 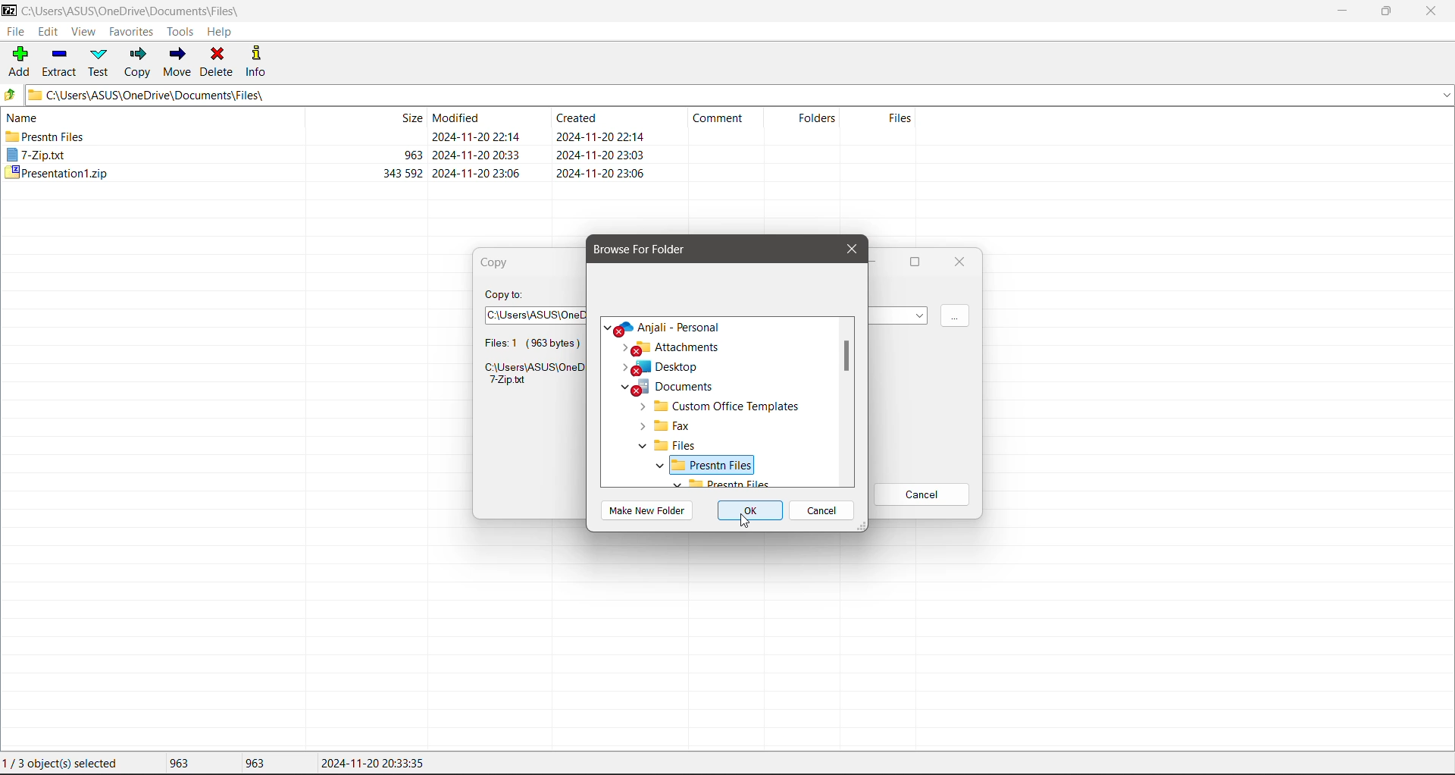 What do you see at coordinates (1388, 11) in the screenshot?
I see `Restore Down` at bounding box center [1388, 11].